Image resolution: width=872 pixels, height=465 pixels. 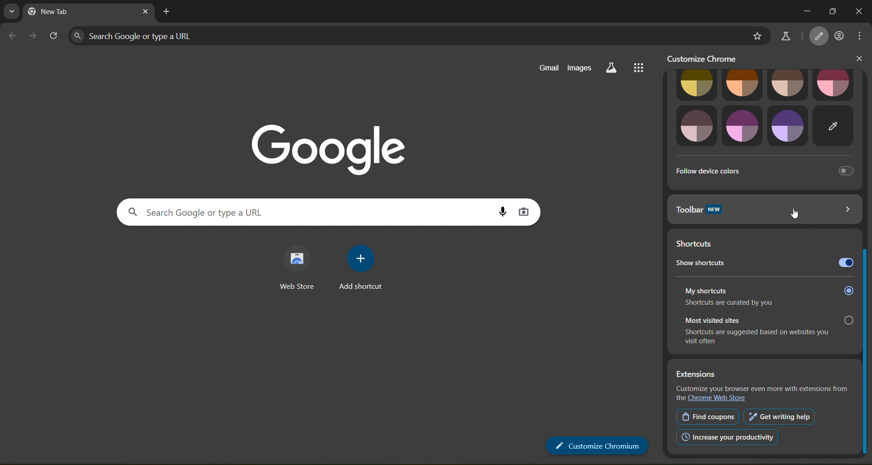 What do you see at coordinates (756, 35) in the screenshot?
I see `bookmark page` at bounding box center [756, 35].